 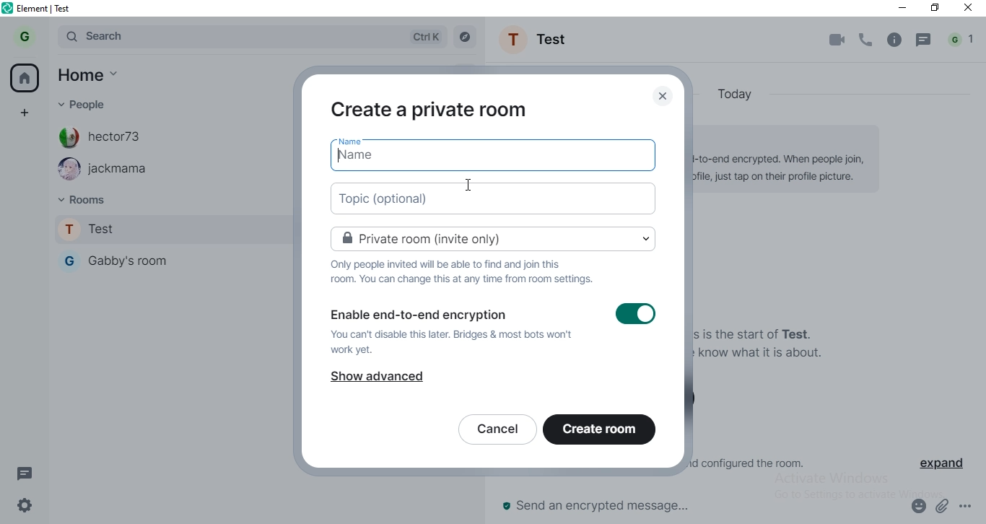 What do you see at coordinates (738, 92) in the screenshot?
I see `today` at bounding box center [738, 92].